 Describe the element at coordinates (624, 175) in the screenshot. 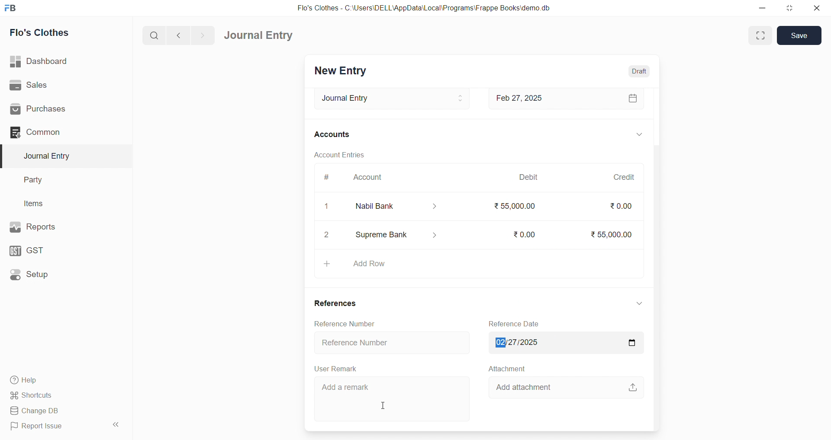

I see `Credit` at that location.